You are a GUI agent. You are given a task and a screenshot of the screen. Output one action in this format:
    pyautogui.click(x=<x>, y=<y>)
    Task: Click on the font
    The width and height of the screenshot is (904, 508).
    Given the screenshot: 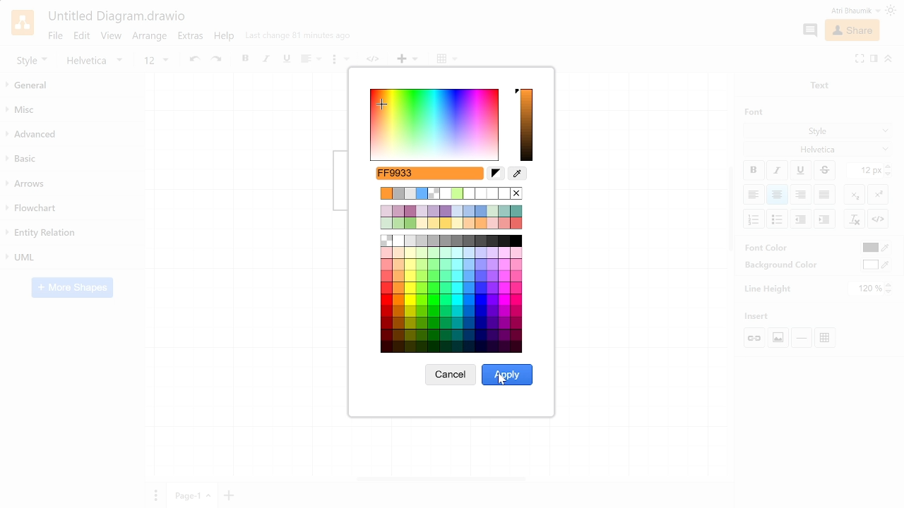 What is the action you would take?
    pyautogui.click(x=750, y=111)
    